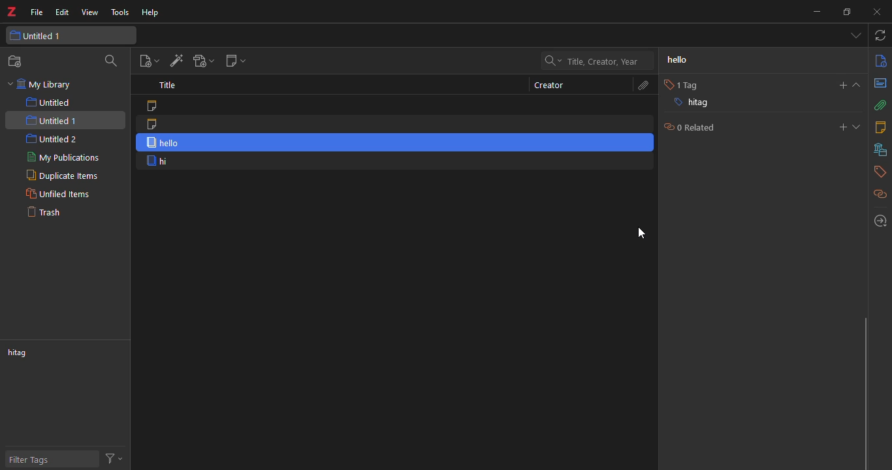 This screenshot has height=470, width=892. Describe the element at coordinates (878, 149) in the screenshot. I see `library` at that location.